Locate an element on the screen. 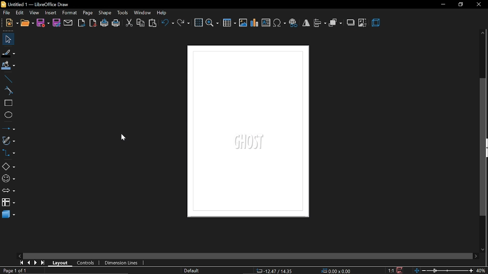 This screenshot has height=274, width=488. help is located at coordinates (163, 13).